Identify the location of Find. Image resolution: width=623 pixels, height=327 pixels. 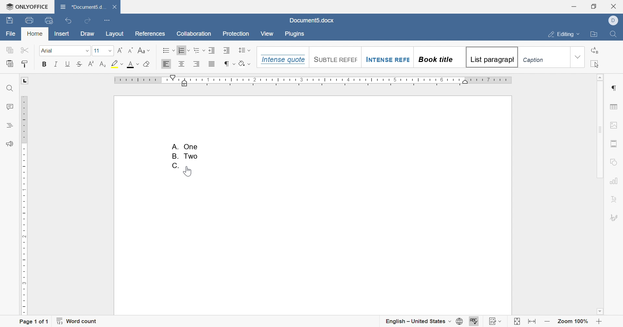
(9, 88).